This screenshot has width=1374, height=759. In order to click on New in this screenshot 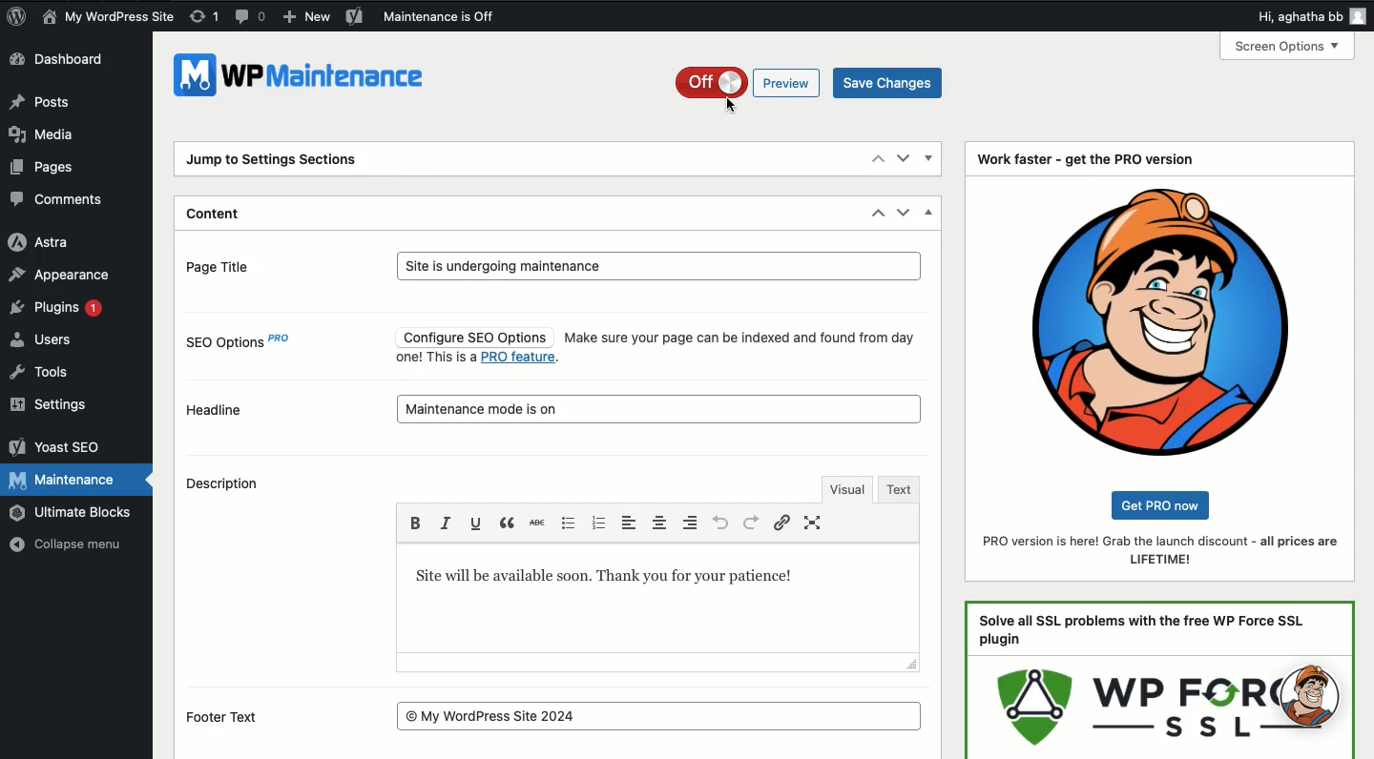, I will do `click(307, 17)`.